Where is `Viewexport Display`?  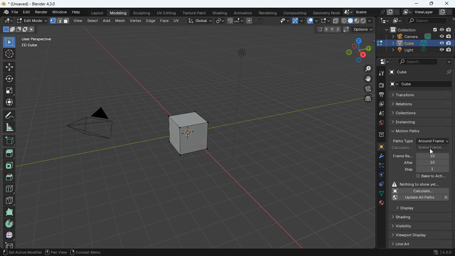
Viewexport Display is located at coordinates (418, 235).